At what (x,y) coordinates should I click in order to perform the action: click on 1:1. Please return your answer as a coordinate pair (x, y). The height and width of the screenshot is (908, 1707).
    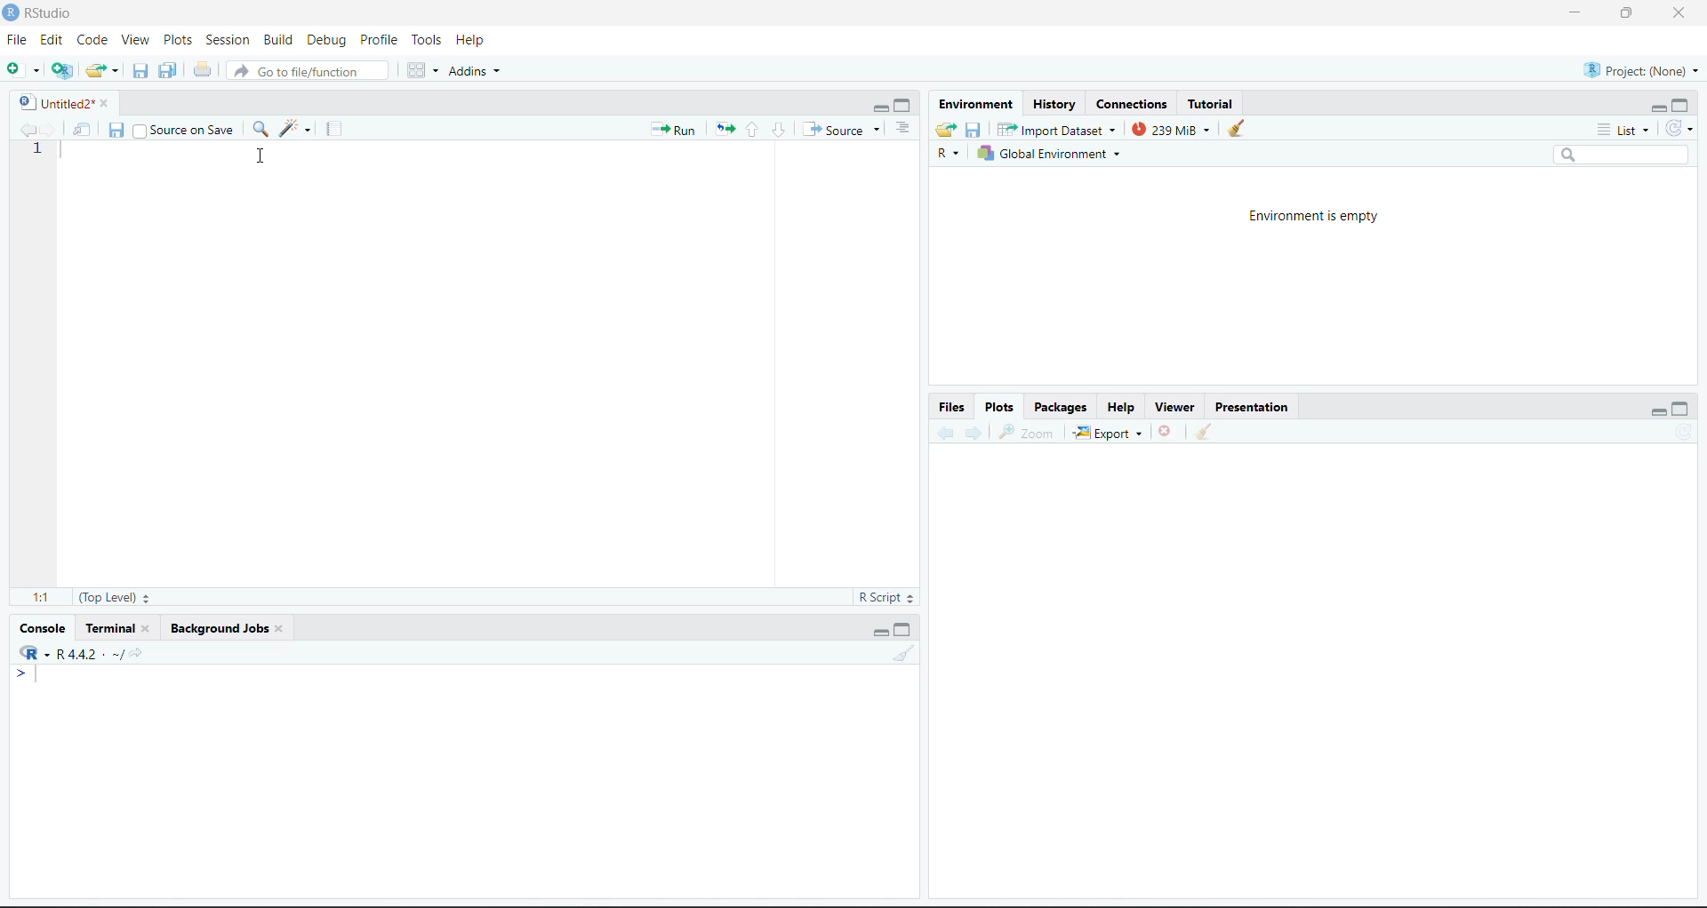
    Looking at the image, I should click on (41, 595).